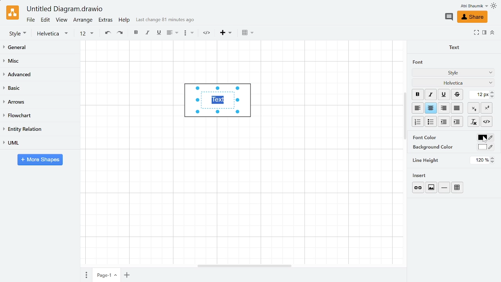  I want to click on basic, so click(40, 89).